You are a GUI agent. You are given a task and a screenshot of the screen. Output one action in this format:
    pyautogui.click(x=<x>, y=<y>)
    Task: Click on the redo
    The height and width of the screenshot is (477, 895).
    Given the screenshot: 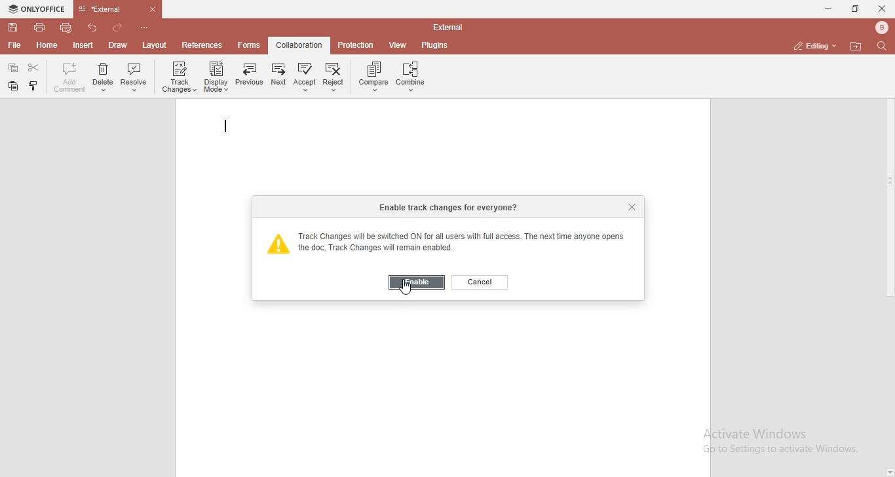 What is the action you would take?
    pyautogui.click(x=118, y=28)
    